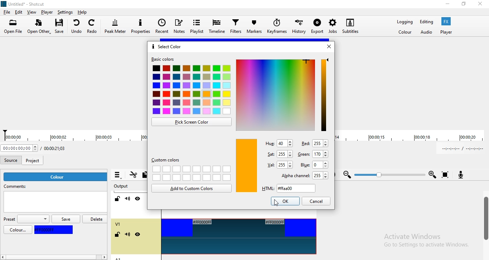  Describe the element at coordinates (26, 219) in the screenshot. I see `preset` at that location.